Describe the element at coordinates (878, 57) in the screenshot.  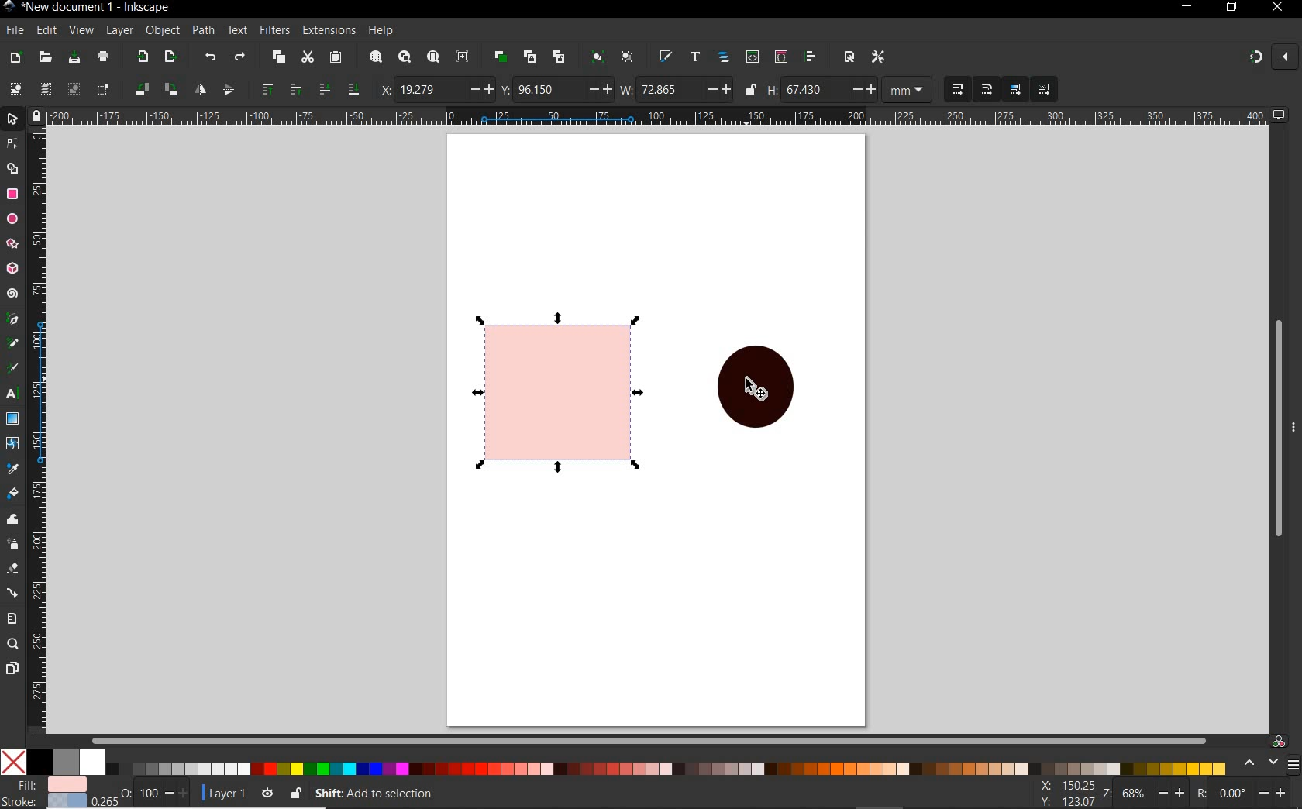
I see `open preferances` at that location.